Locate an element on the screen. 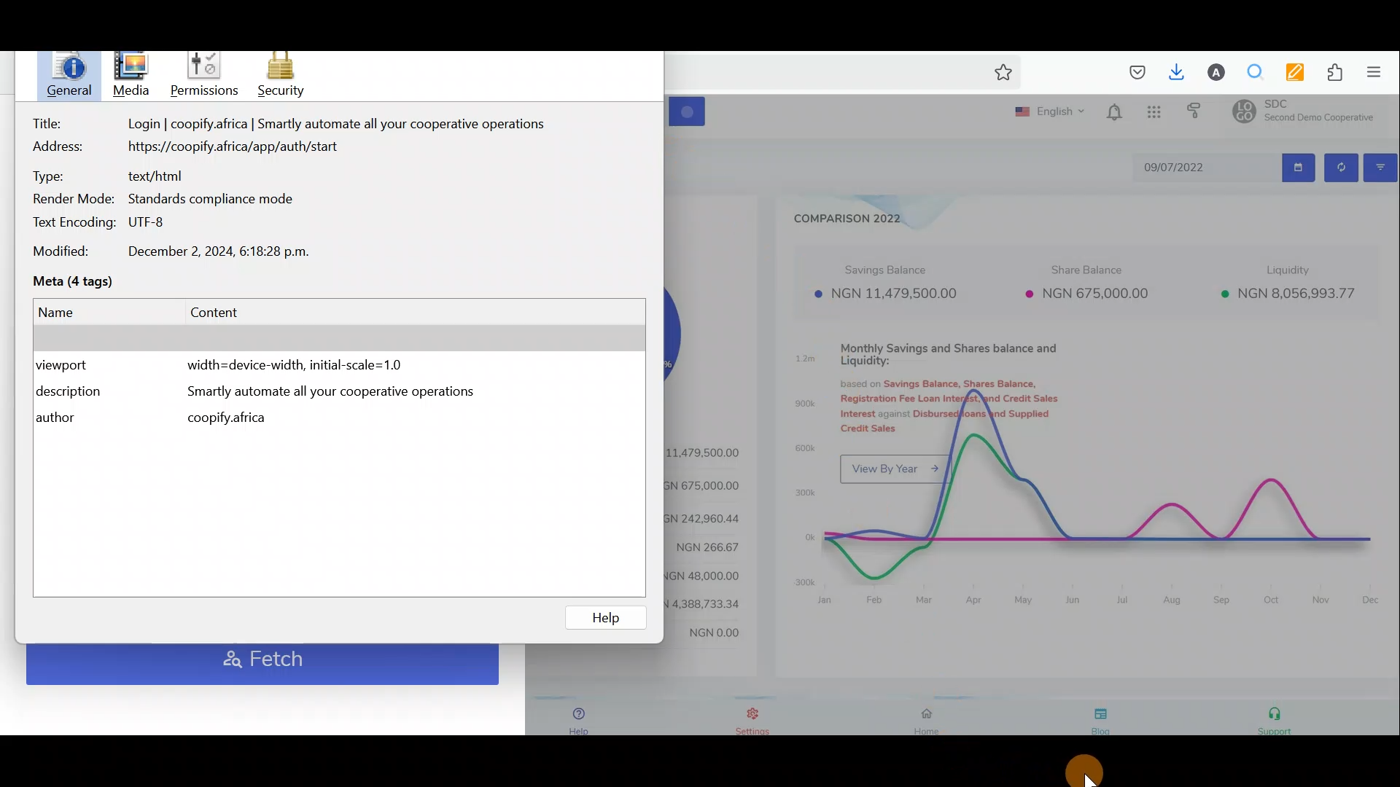  Date modified is located at coordinates (172, 248).